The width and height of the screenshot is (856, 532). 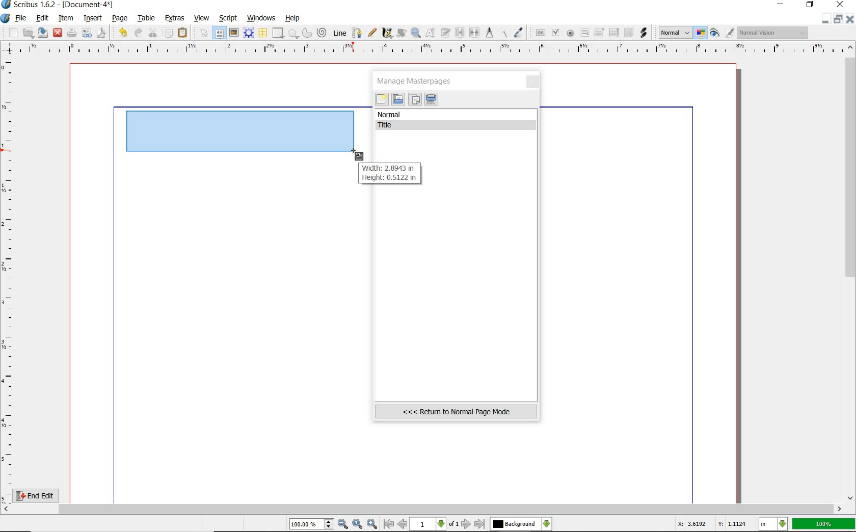 What do you see at coordinates (432, 34) in the screenshot?
I see `edit contents of frame` at bounding box center [432, 34].